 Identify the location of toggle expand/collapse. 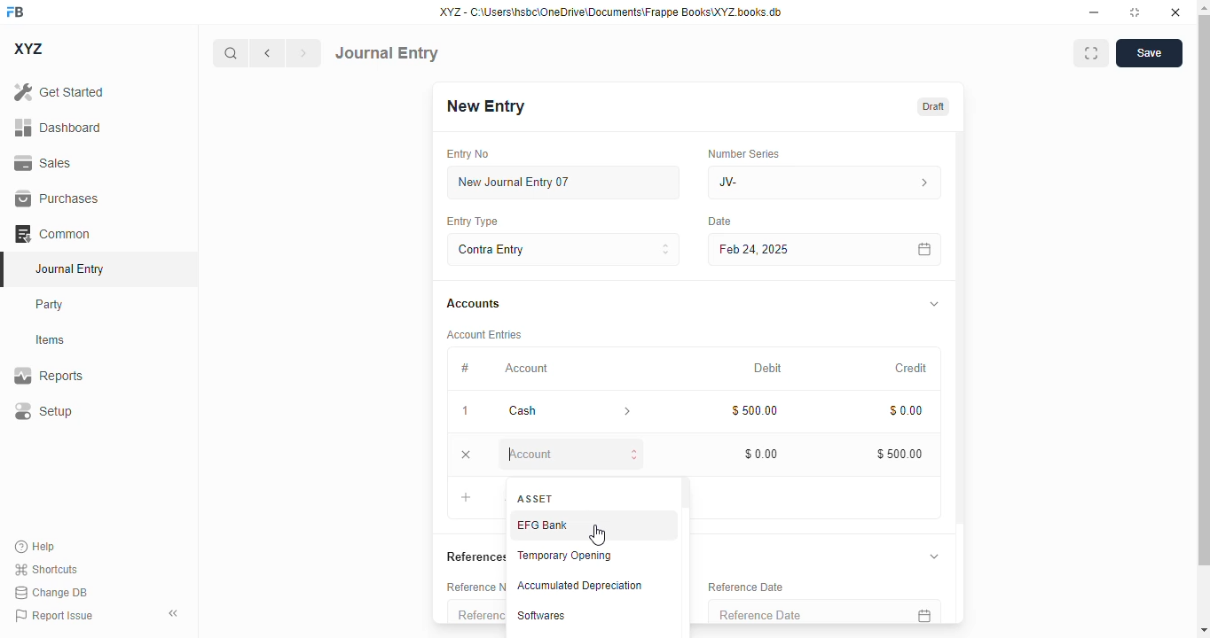
(933, 556).